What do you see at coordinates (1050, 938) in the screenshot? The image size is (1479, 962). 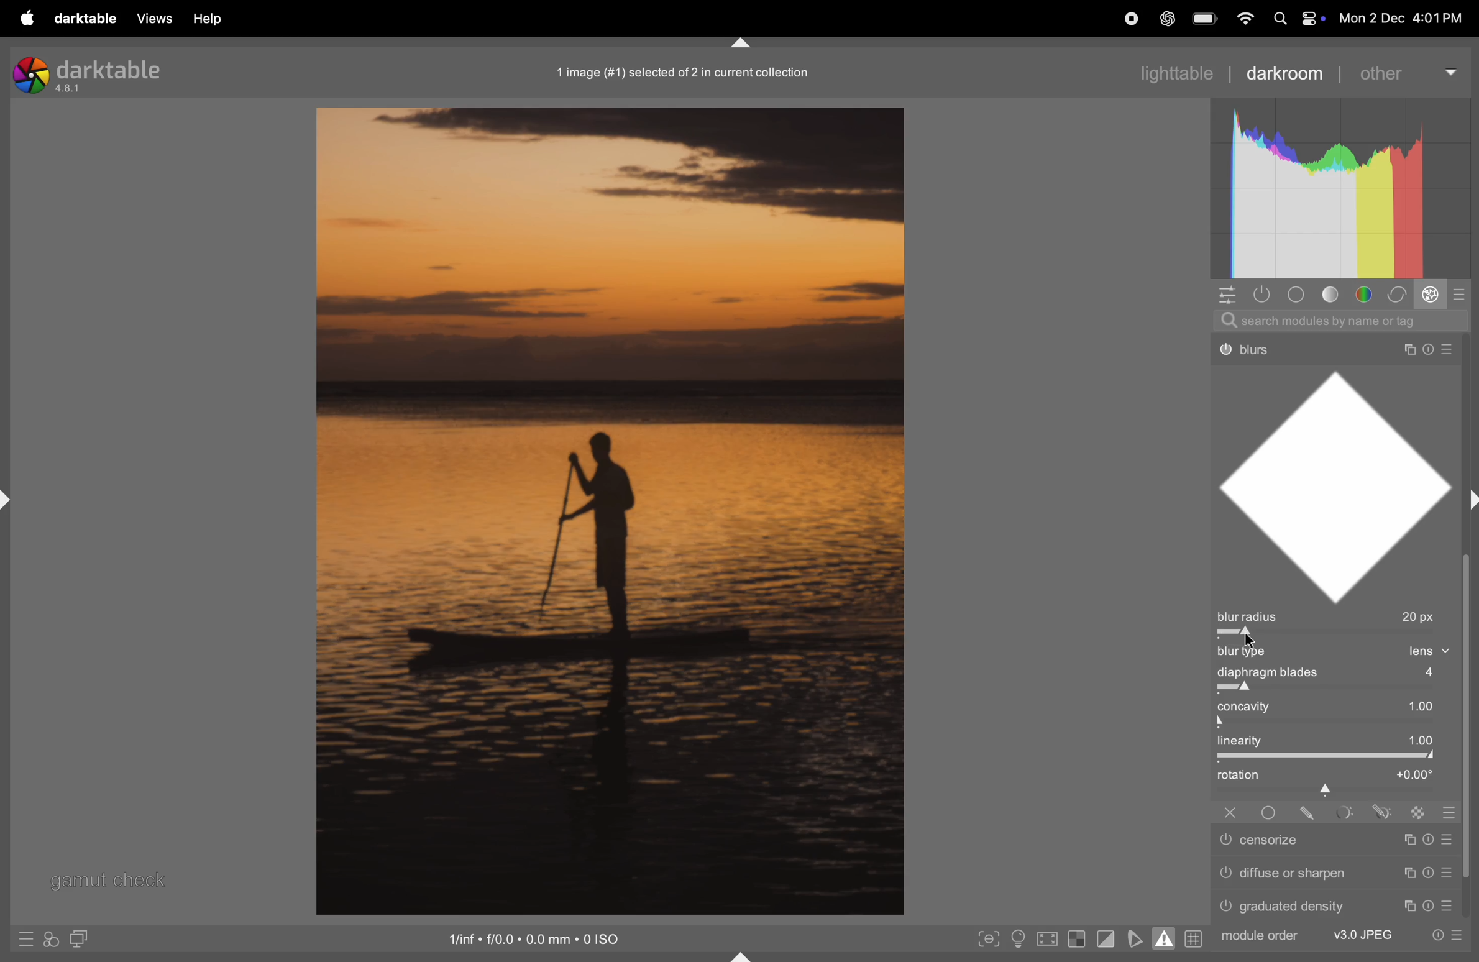 I see `toggle high quality processing` at bounding box center [1050, 938].